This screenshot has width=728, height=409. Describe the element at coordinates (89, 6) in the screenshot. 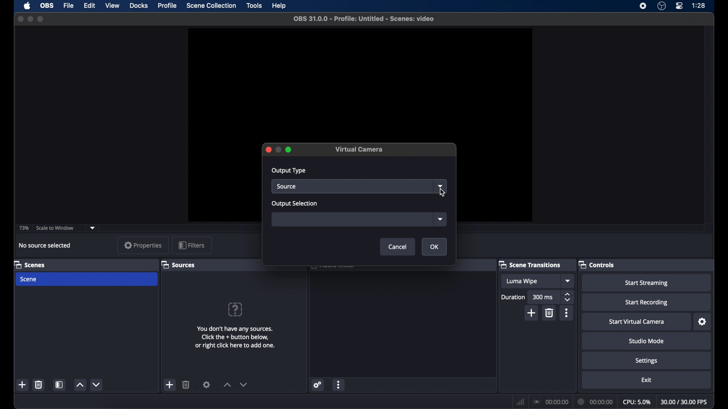

I see `edit` at that location.